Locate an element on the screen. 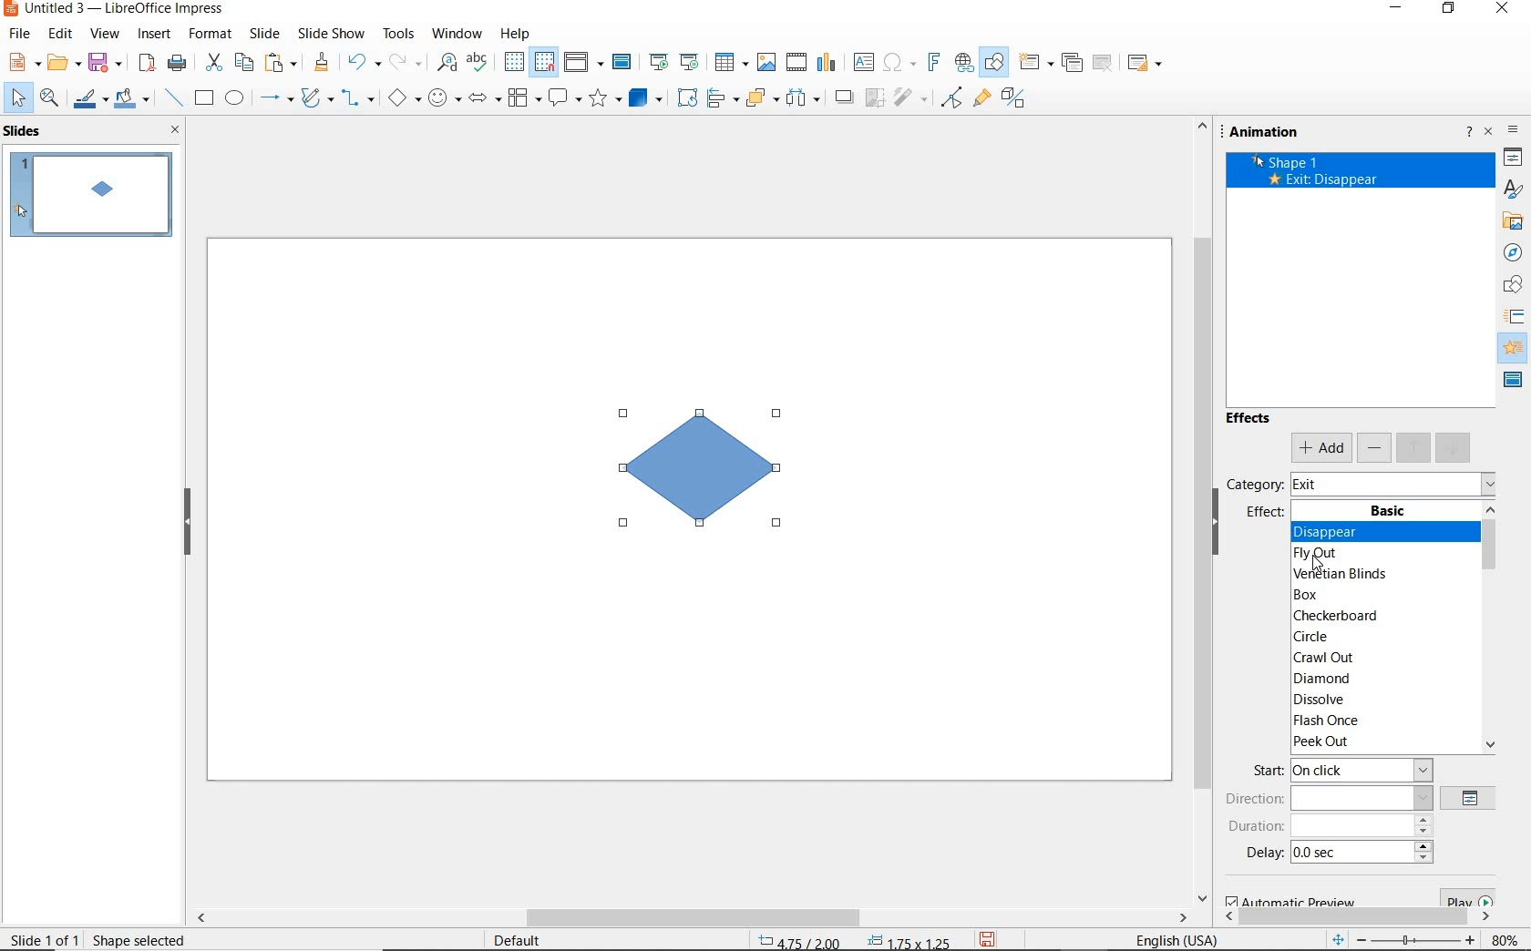 The width and height of the screenshot is (1531, 951). clone formatting is located at coordinates (320, 63).